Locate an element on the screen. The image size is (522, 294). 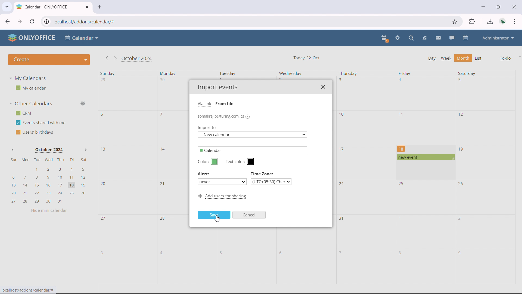
6 is located at coordinates (282, 253).